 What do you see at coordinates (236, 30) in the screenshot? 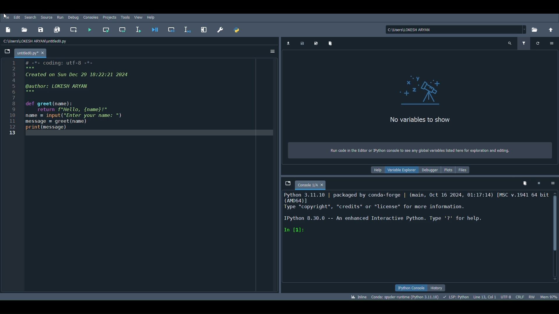
I see `PYTHONPATH manager` at bounding box center [236, 30].